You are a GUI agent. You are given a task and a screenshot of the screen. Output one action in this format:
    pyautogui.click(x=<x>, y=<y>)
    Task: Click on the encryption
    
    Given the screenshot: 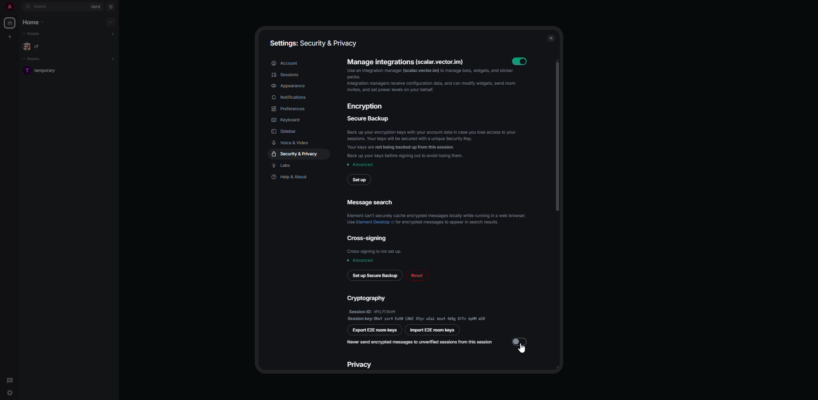 What is the action you would take?
    pyautogui.click(x=366, y=106)
    